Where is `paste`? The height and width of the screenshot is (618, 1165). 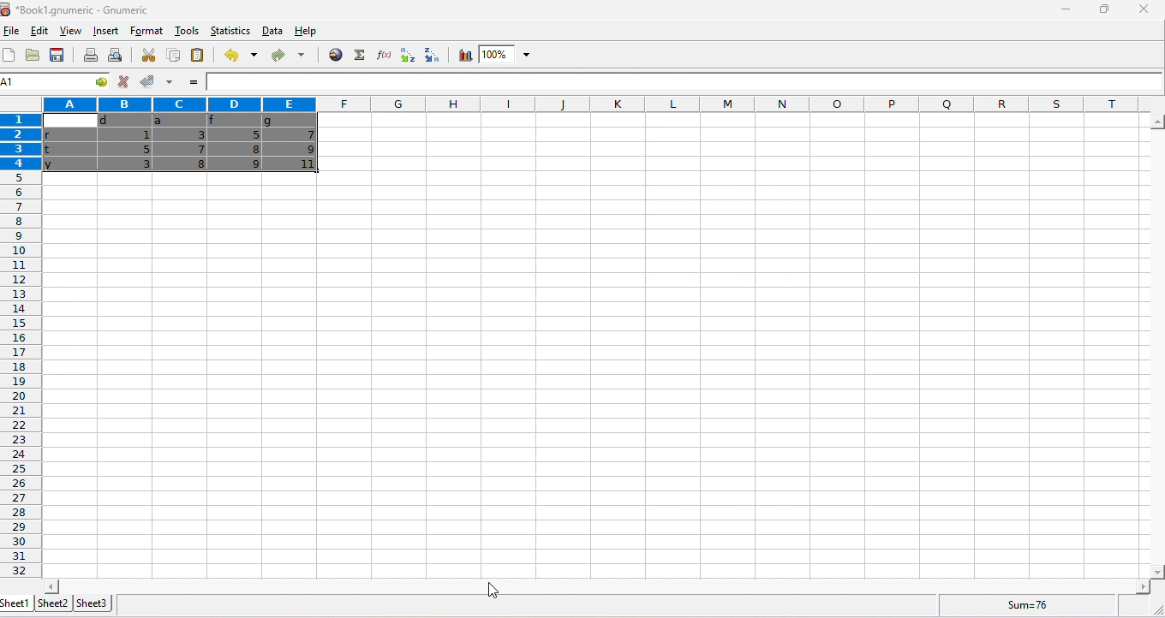
paste is located at coordinates (199, 56).